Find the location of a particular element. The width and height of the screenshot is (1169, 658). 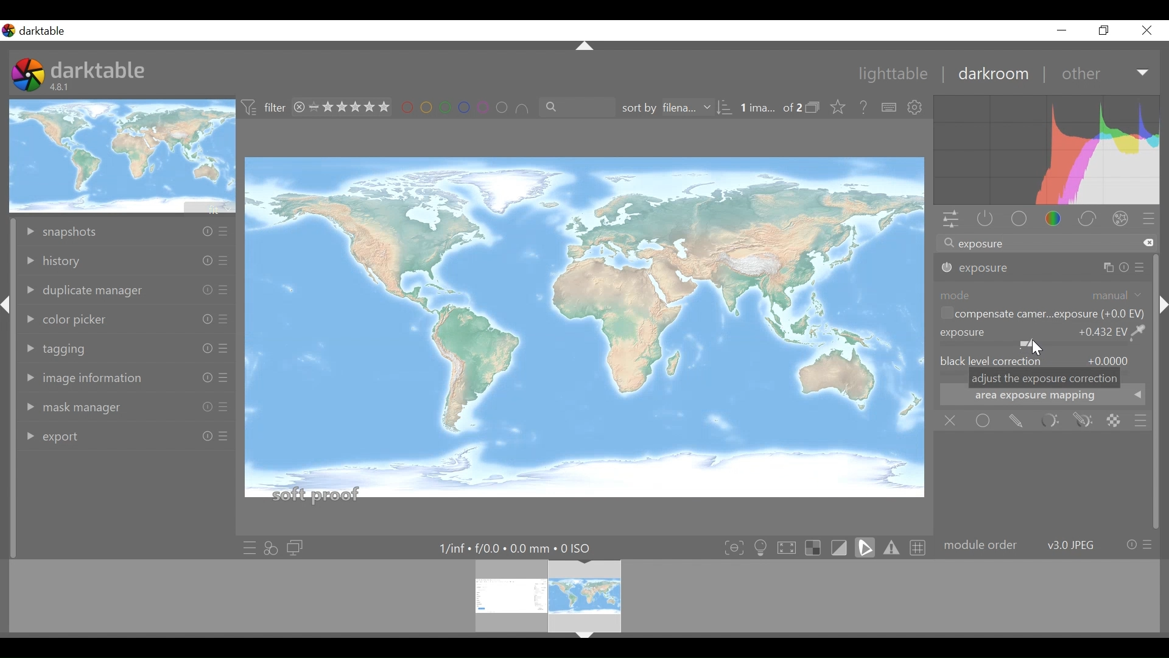

 is located at coordinates (583, 47).